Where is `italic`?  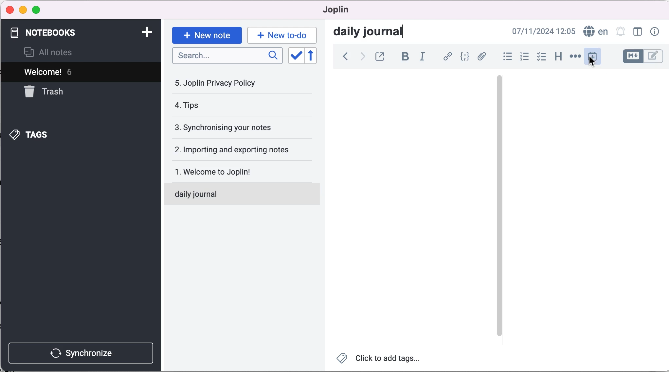
italic is located at coordinates (423, 56).